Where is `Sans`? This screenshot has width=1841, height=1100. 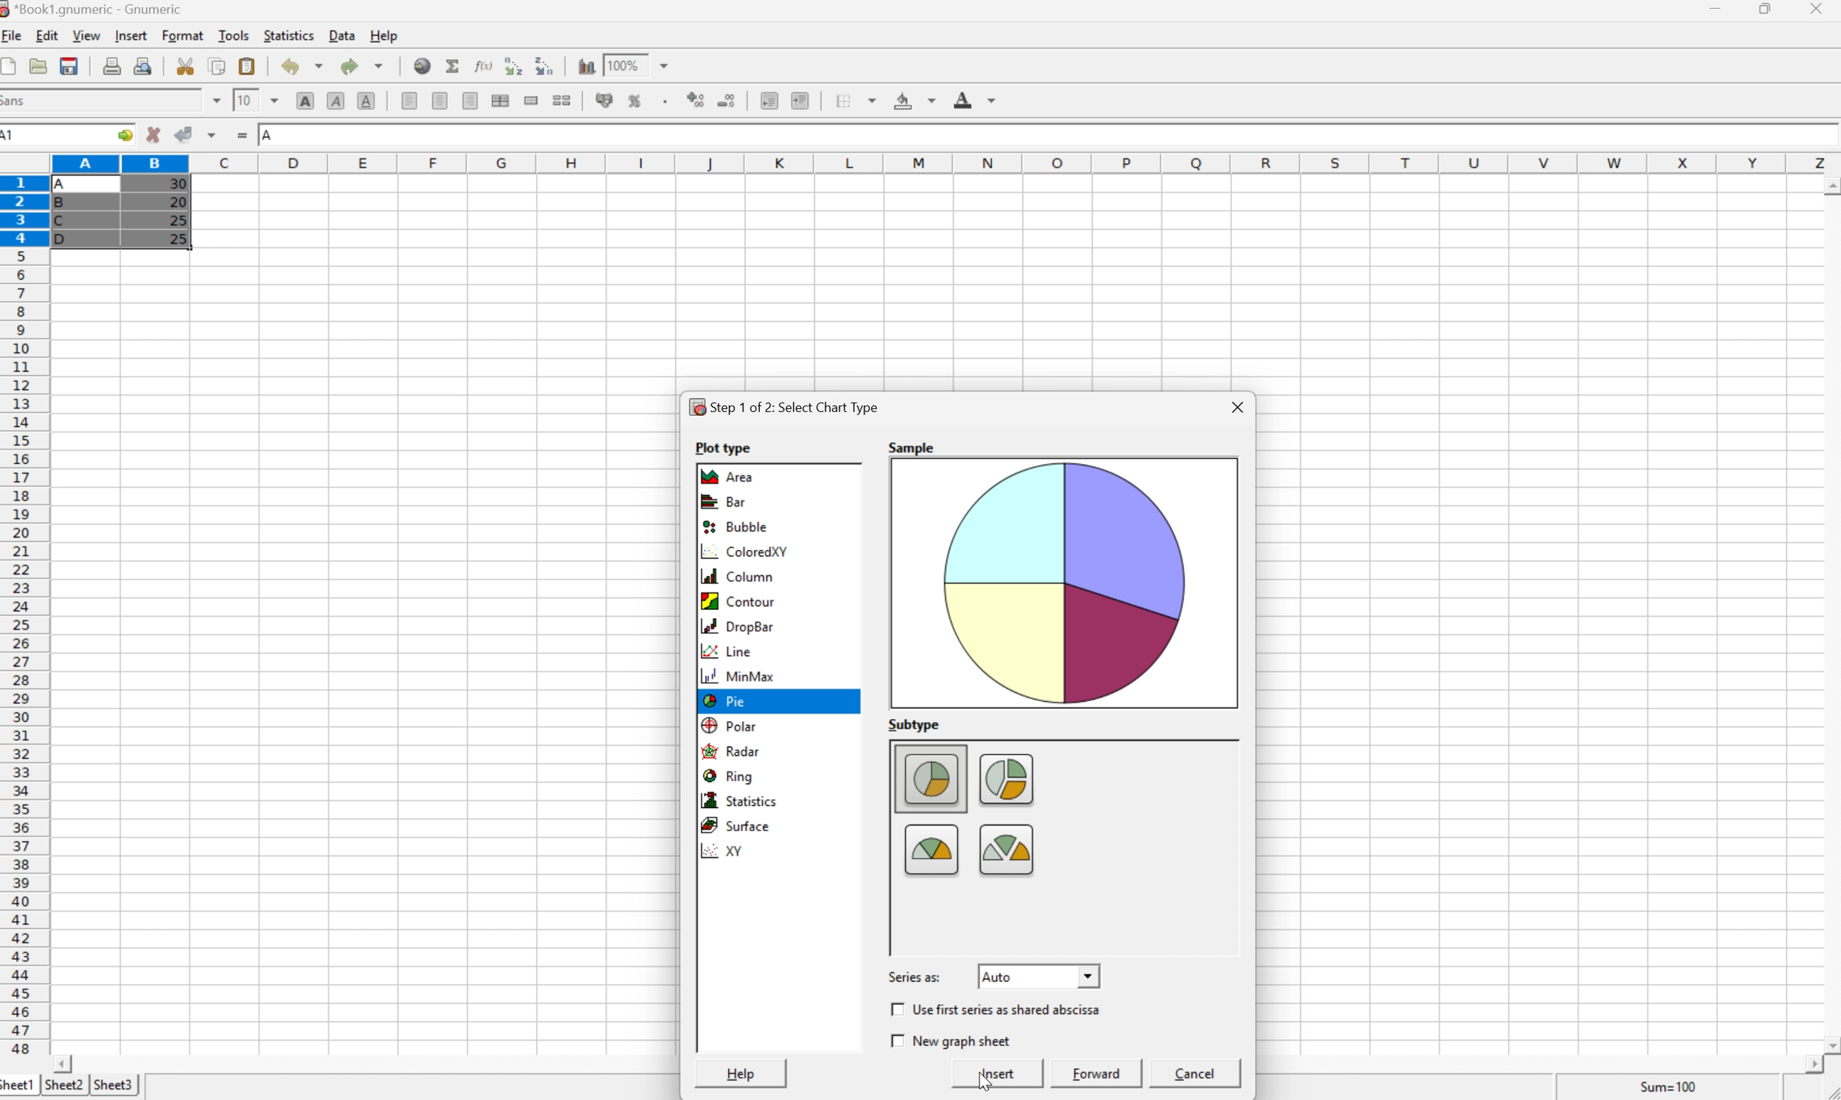 Sans is located at coordinates (16, 100).